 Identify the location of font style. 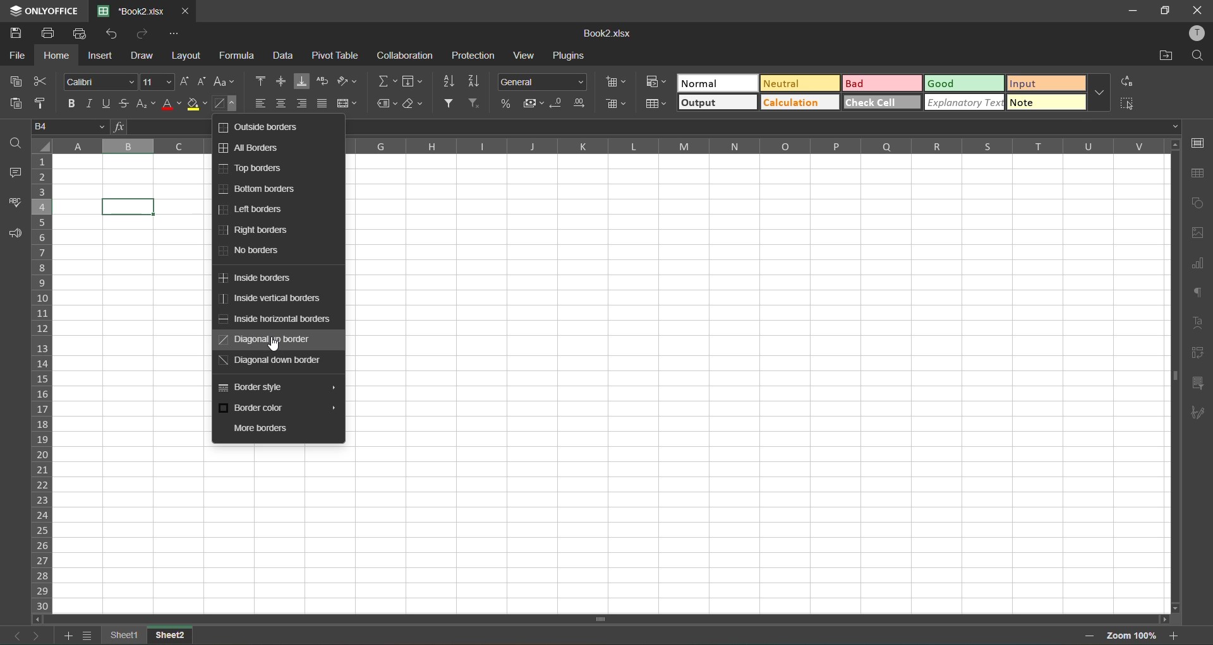
(101, 82).